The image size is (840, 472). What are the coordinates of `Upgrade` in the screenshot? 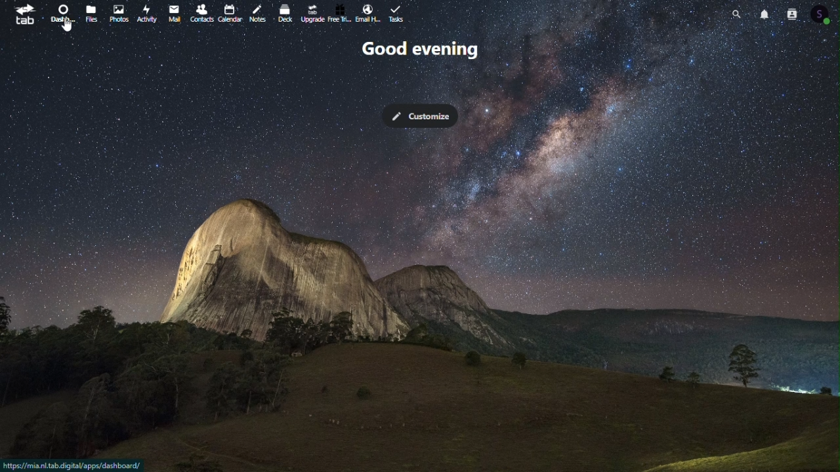 It's located at (312, 13).